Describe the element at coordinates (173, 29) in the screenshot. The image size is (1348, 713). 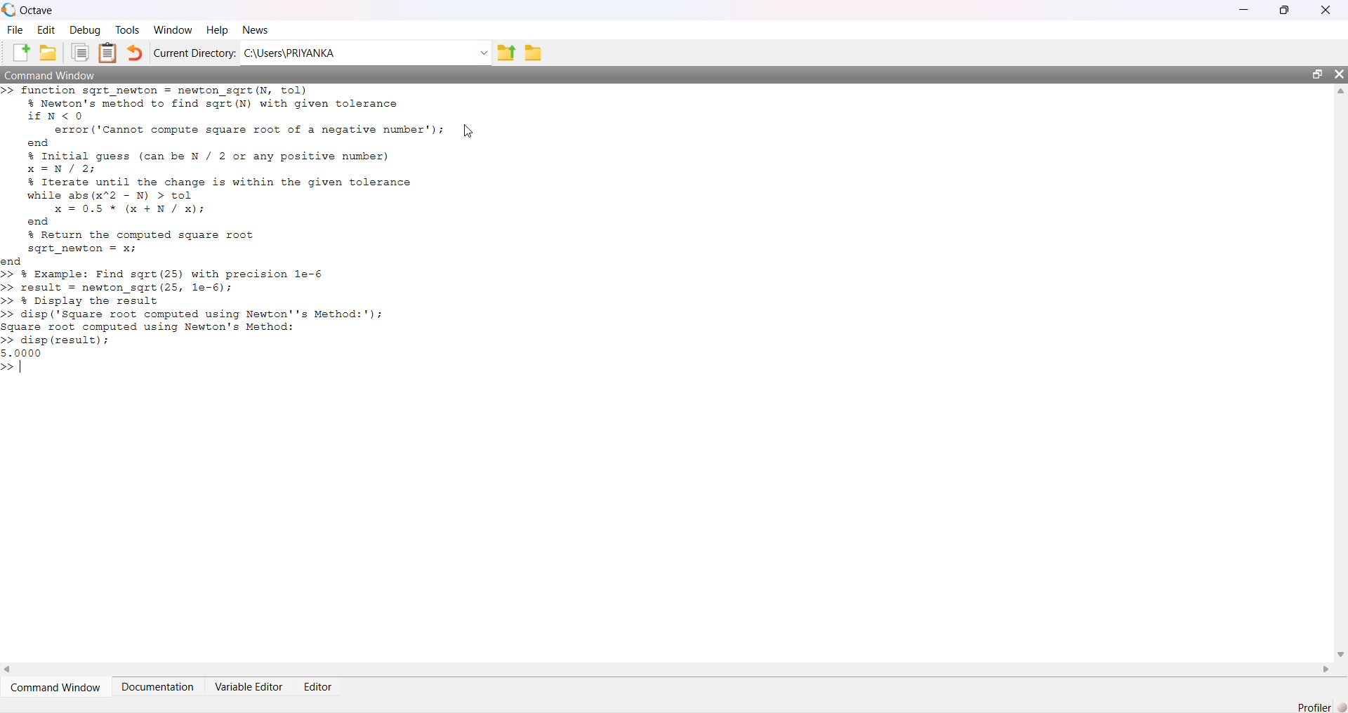
I see `Window` at that location.